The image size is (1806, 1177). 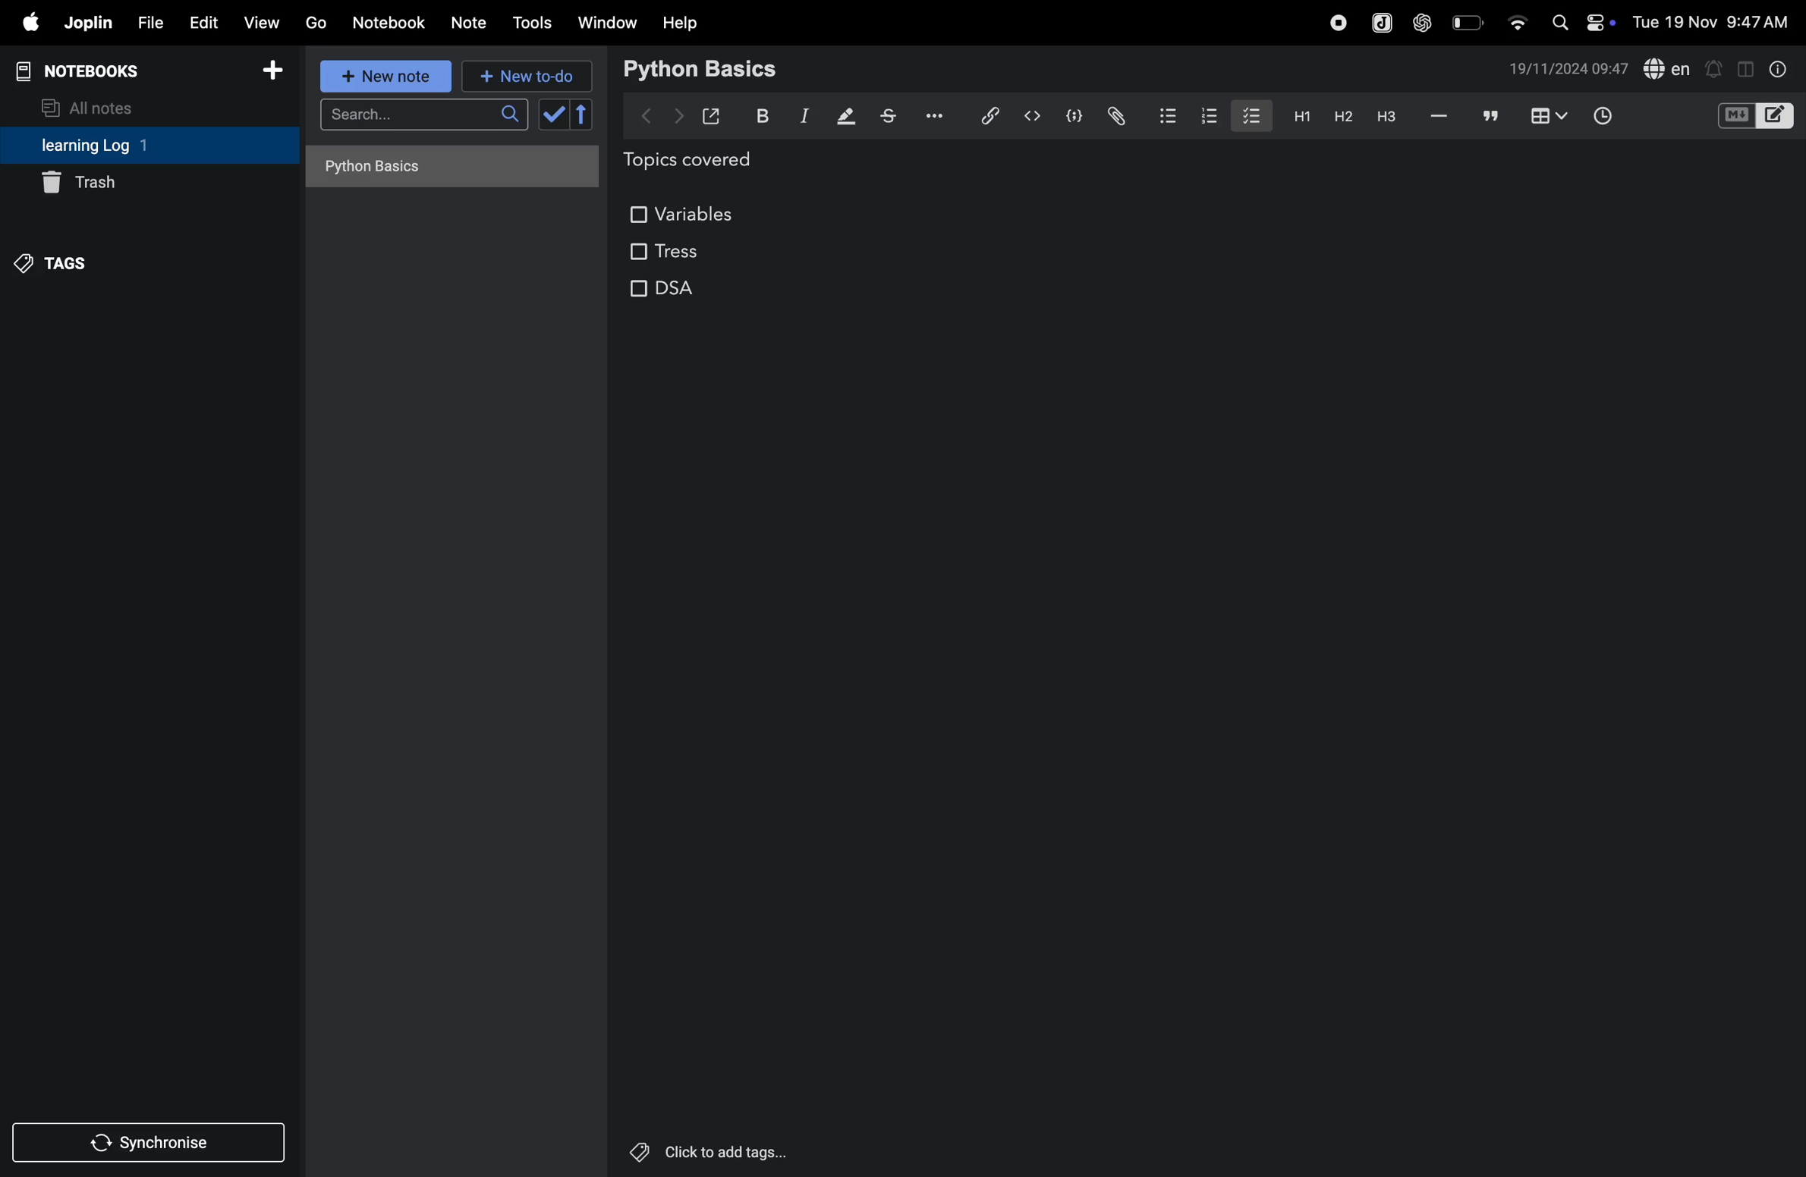 What do you see at coordinates (1568, 69) in the screenshot?
I see `date and time` at bounding box center [1568, 69].